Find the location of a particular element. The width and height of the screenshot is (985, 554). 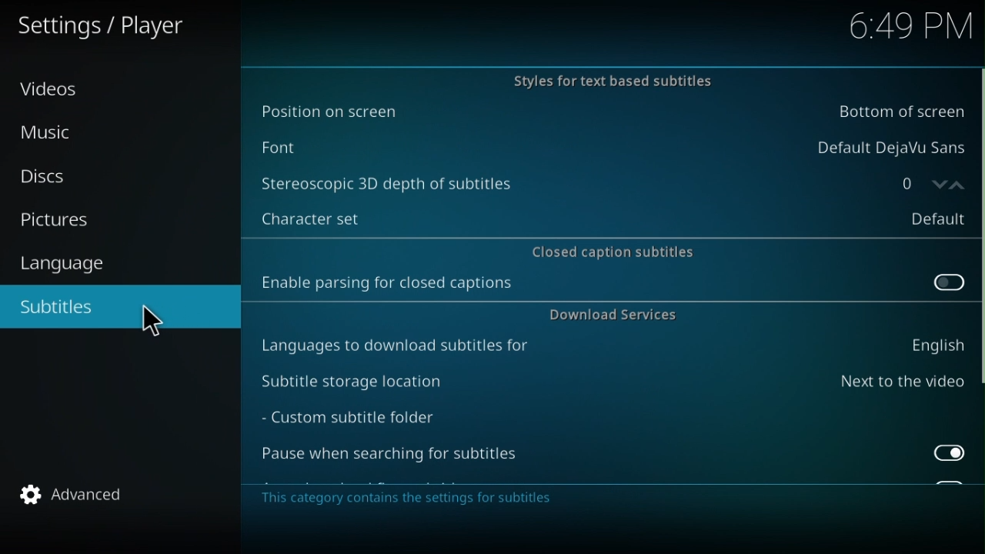

Position on the screen is located at coordinates (606, 112).